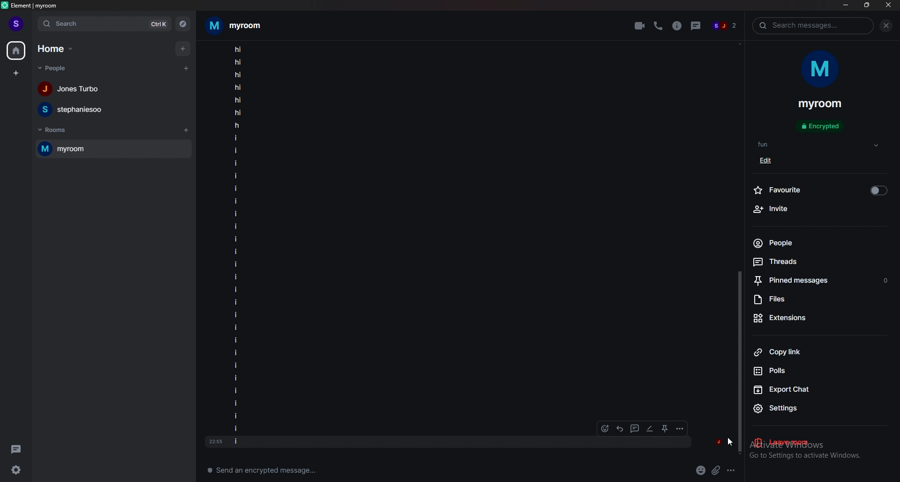 The width and height of the screenshot is (900, 482). Describe the element at coordinates (214, 438) in the screenshot. I see `22:55` at that location.